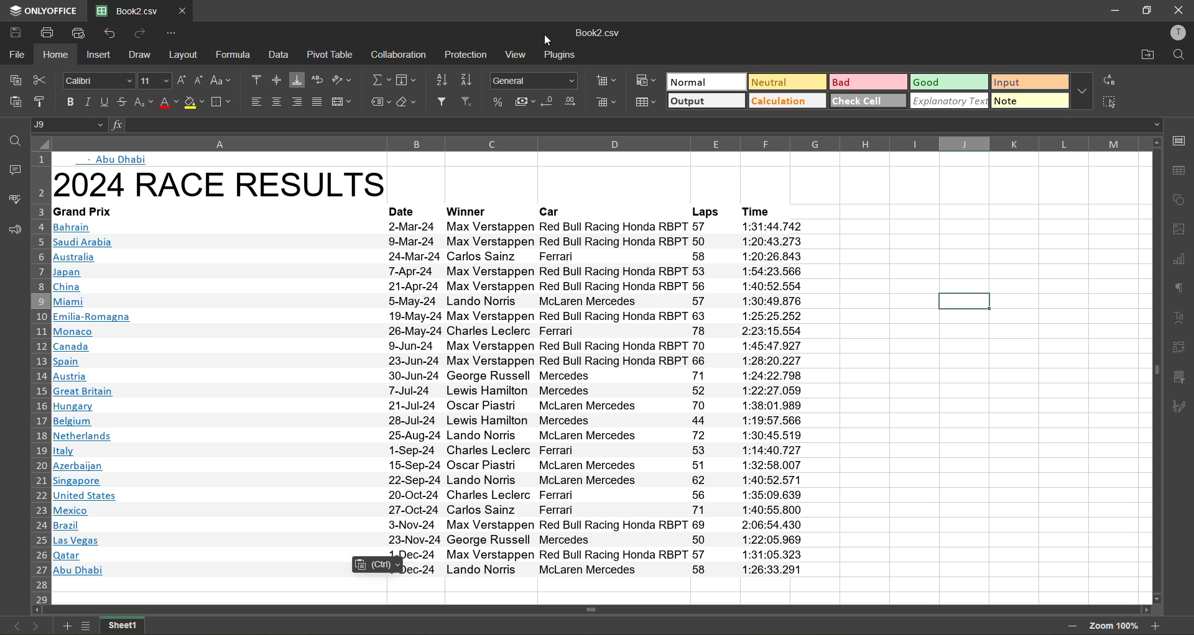 This screenshot has height=635, width=1194. I want to click on output, so click(706, 100).